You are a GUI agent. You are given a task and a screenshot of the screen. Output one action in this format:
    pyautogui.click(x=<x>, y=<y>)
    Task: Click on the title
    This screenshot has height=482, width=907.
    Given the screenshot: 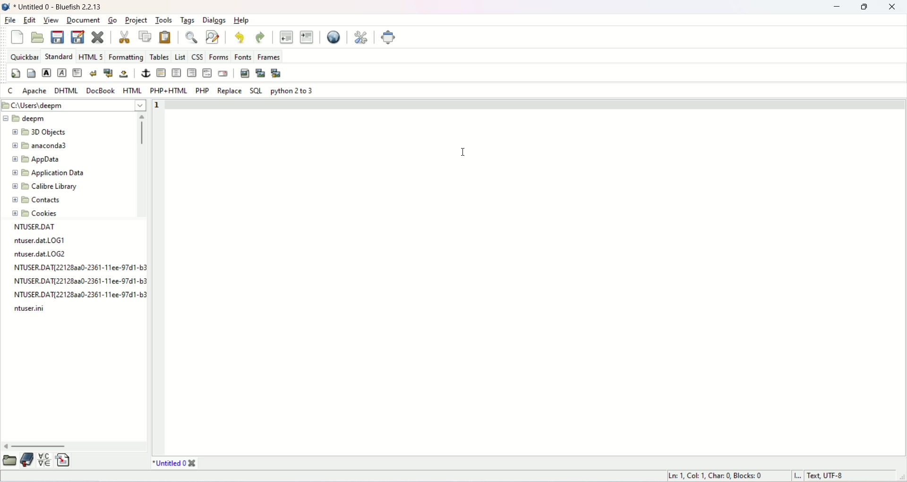 What is the action you would take?
    pyautogui.click(x=68, y=6)
    